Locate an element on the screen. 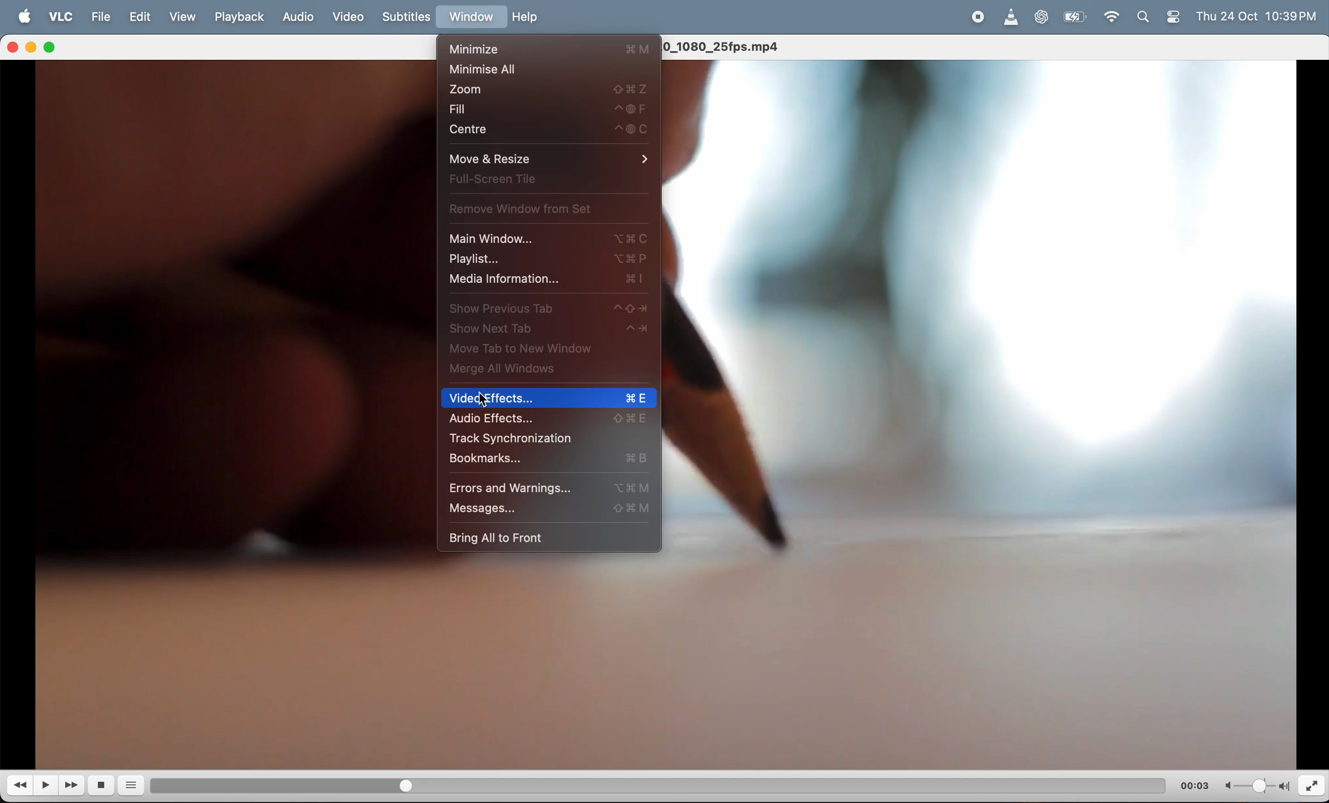 The height and width of the screenshot is (803, 1329). file is located at coordinates (101, 17).